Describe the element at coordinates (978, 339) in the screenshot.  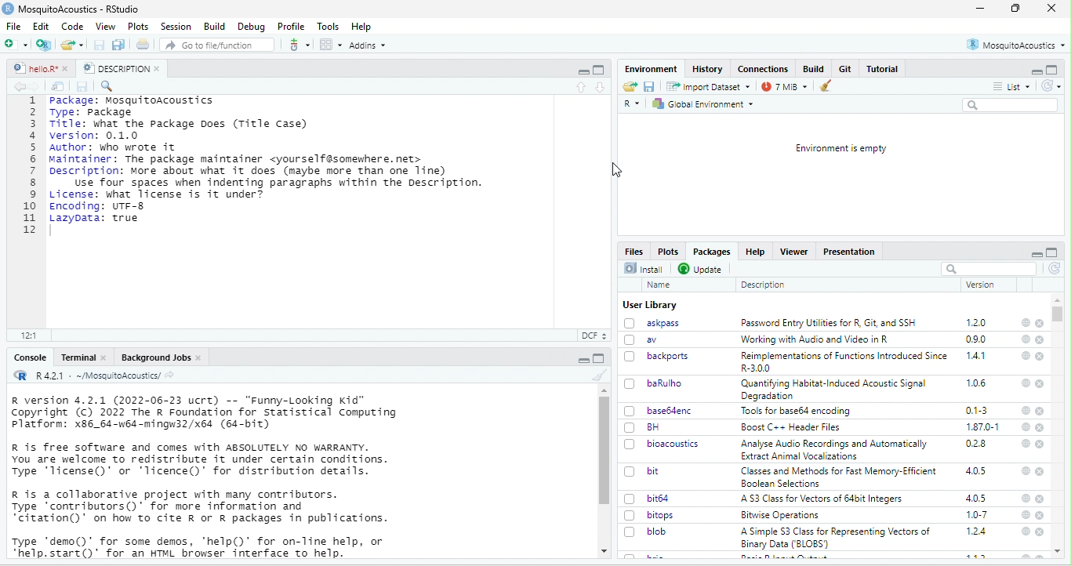
I see `0.9.0` at that location.